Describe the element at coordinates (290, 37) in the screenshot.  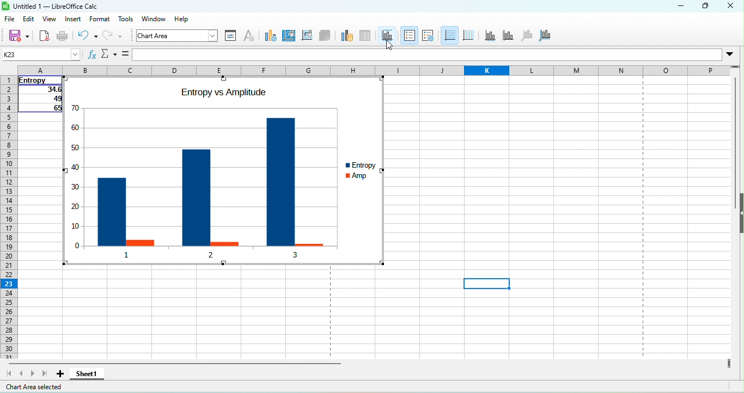
I see `chart area` at that location.